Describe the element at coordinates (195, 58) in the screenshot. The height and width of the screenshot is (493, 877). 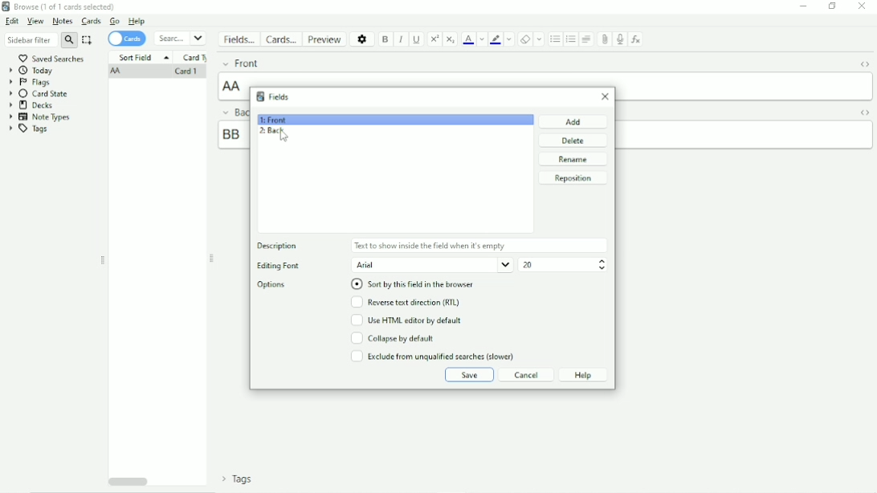
I see `Card Type` at that location.